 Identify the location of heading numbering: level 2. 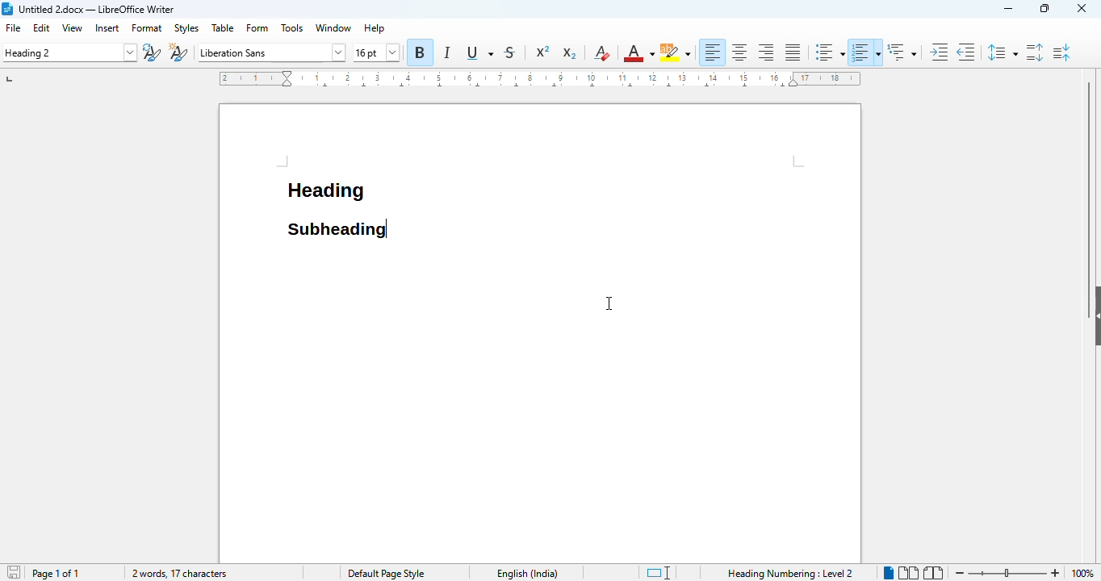
(789, 573).